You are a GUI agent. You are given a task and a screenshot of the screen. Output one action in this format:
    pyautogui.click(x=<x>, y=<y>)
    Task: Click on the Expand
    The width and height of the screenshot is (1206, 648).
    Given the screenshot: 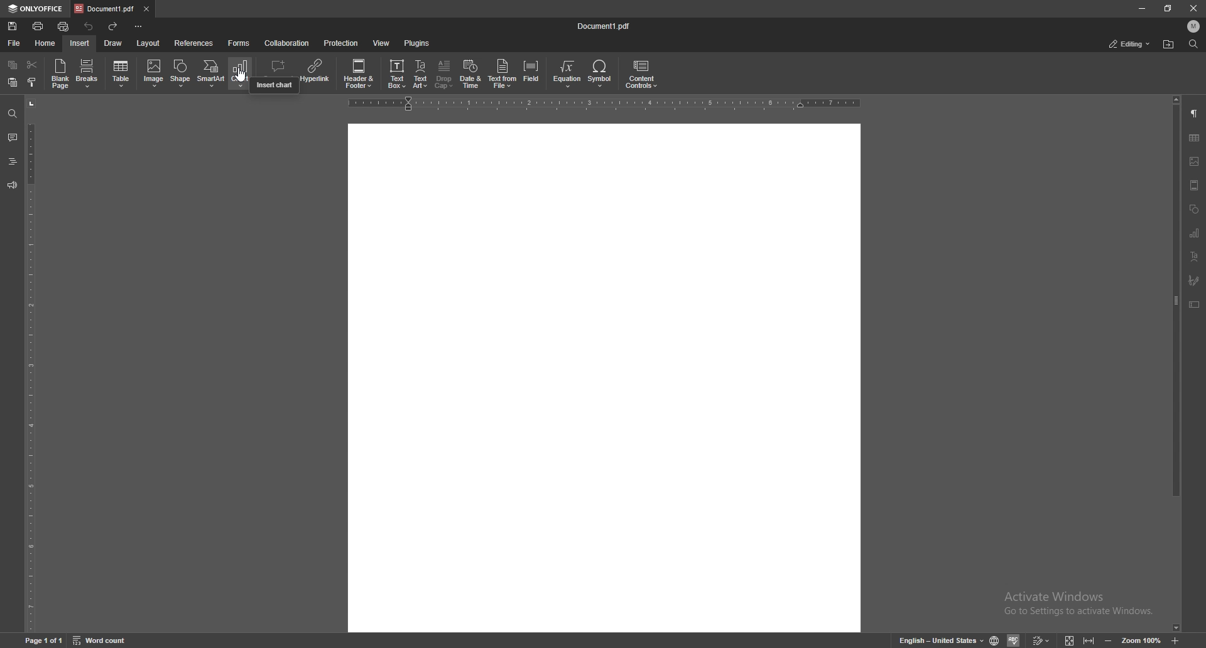 What is the action you would take?
    pyautogui.click(x=1089, y=641)
    